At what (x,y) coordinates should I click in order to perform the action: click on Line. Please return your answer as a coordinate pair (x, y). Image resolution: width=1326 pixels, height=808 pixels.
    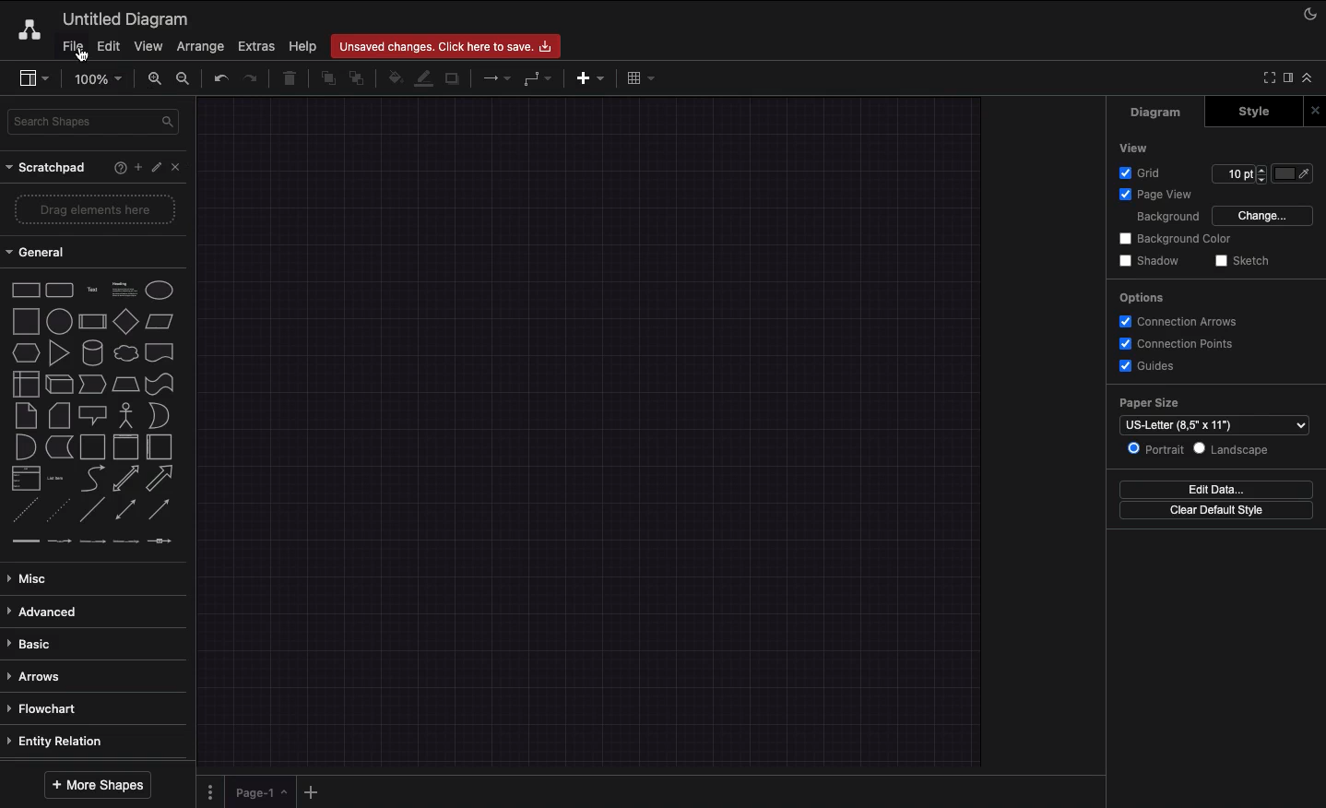
    Looking at the image, I should click on (92, 511).